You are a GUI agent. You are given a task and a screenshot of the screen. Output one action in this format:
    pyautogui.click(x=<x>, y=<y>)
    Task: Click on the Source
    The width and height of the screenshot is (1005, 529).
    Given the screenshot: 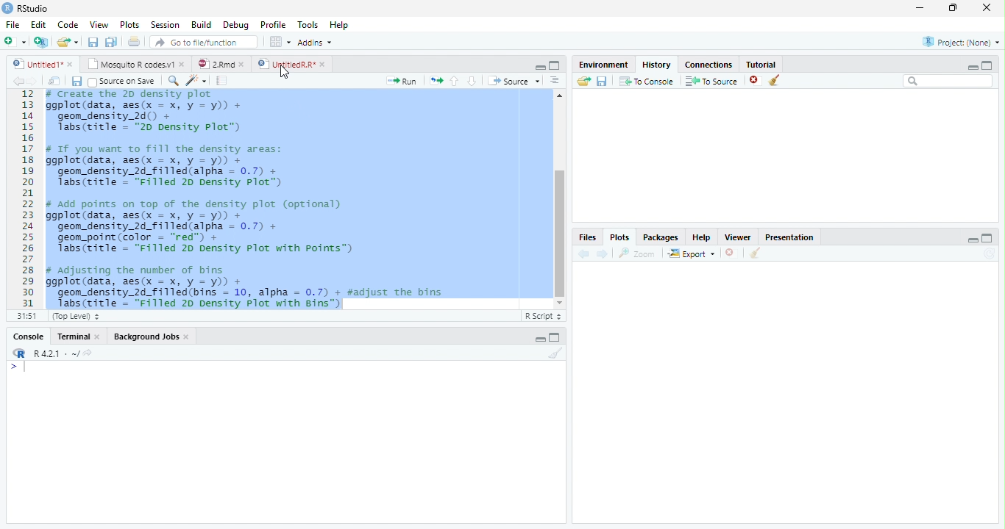 What is the action you would take?
    pyautogui.click(x=514, y=81)
    